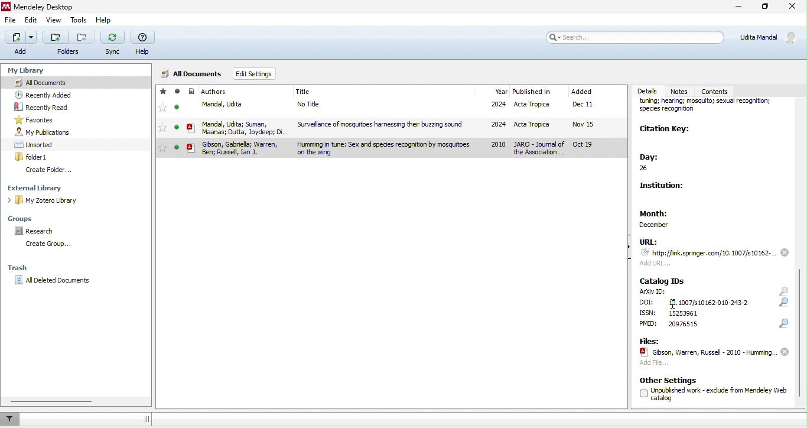  Describe the element at coordinates (784, 307) in the screenshot. I see `icons` at that location.